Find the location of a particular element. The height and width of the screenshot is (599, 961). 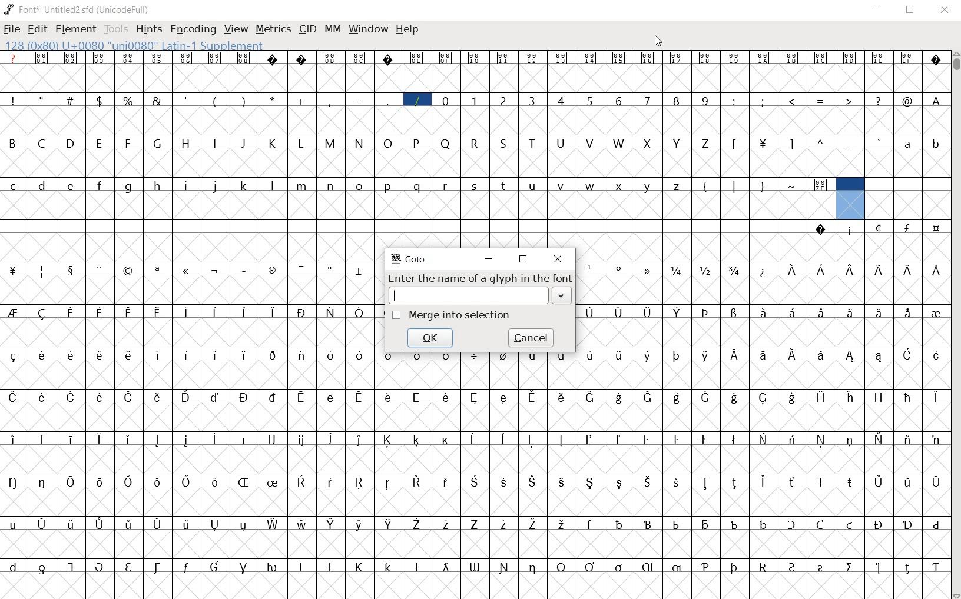

c is located at coordinates (14, 184).